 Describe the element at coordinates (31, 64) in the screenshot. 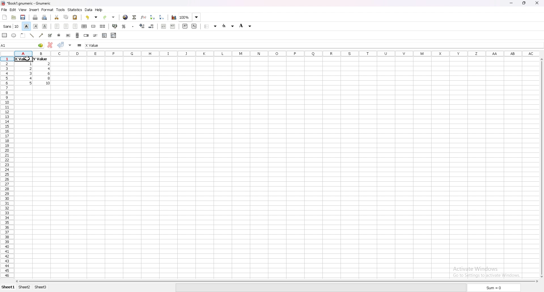

I see `value` at that location.